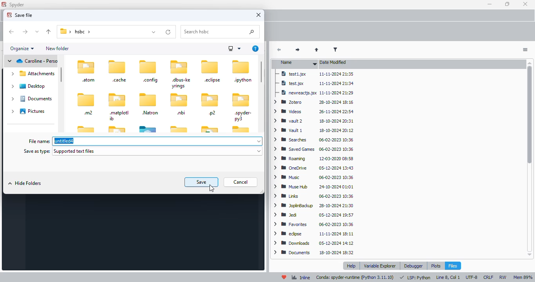 This screenshot has height=282, width=535. I want to click on up to "desktop", so click(49, 32).